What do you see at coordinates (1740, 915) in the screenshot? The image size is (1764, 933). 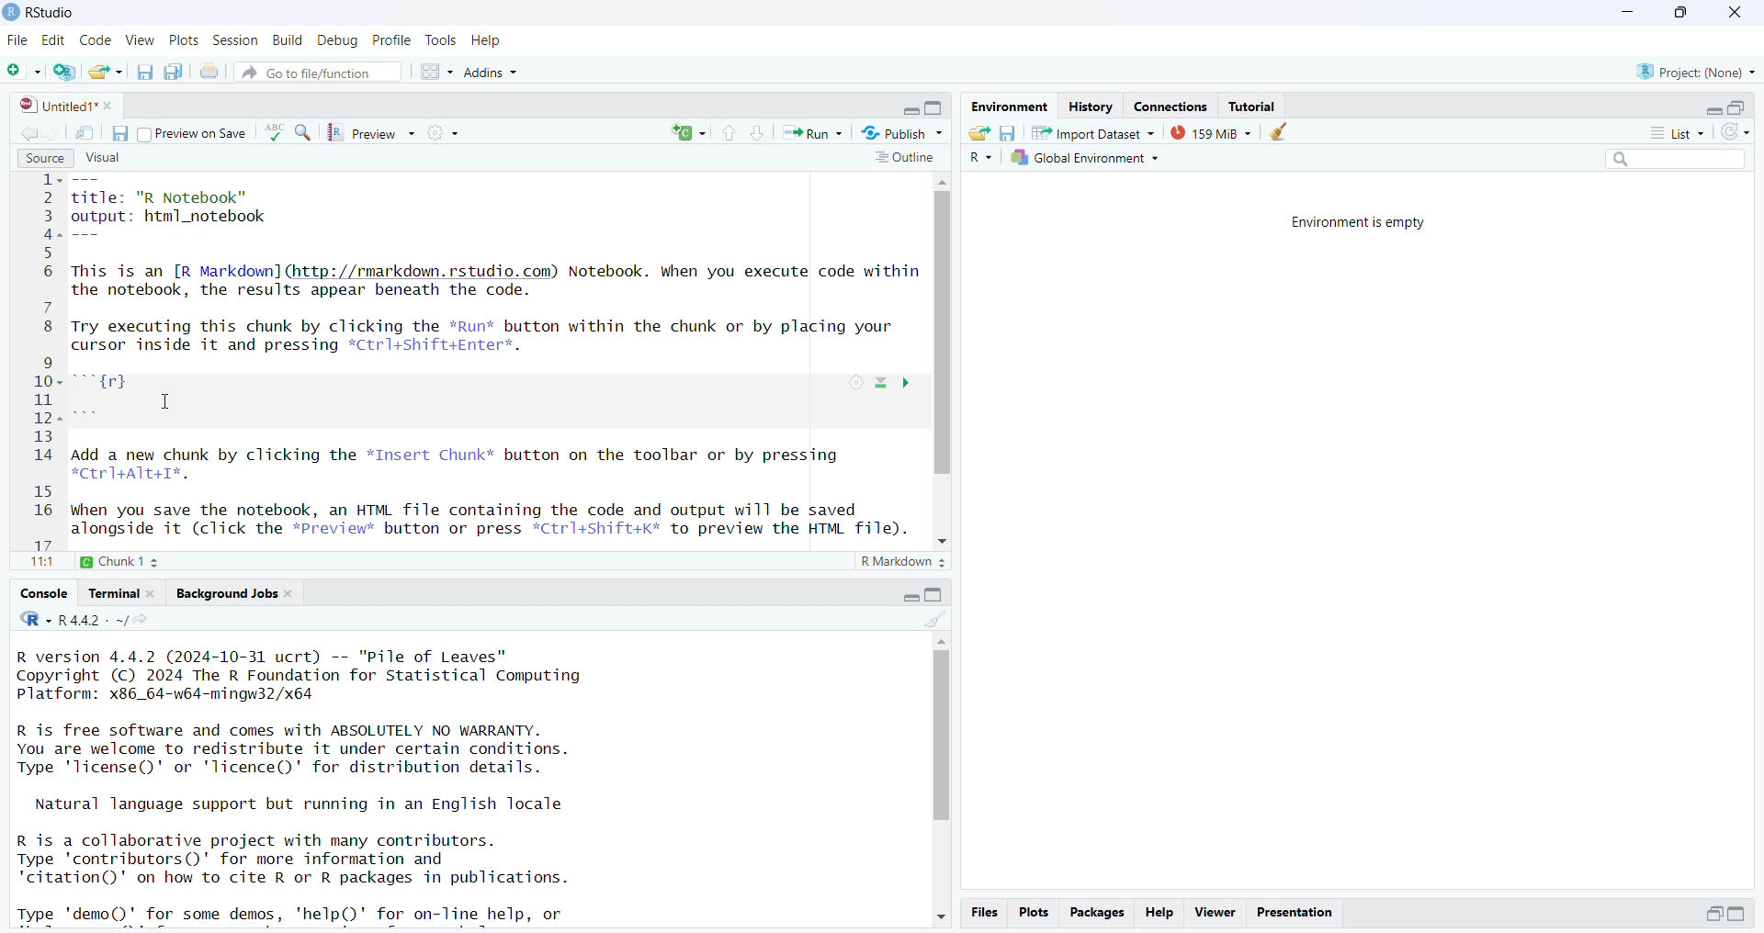 I see `expand` at bounding box center [1740, 915].